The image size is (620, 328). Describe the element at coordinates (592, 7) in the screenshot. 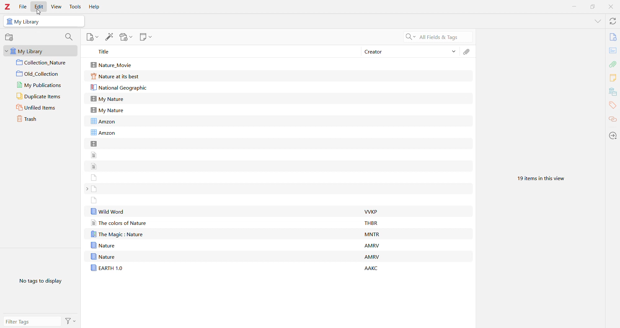

I see `Restore Down` at that location.